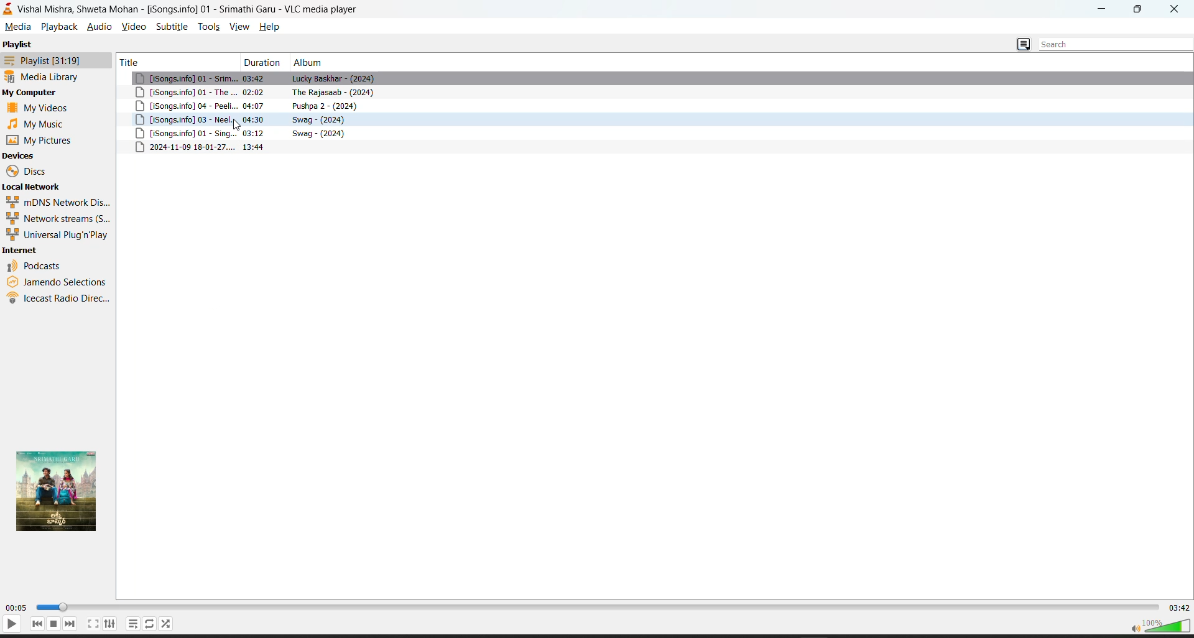  What do you see at coordinates (15, 608) in the screenshot?
I see `current track time` at bounding box center [15, 608].